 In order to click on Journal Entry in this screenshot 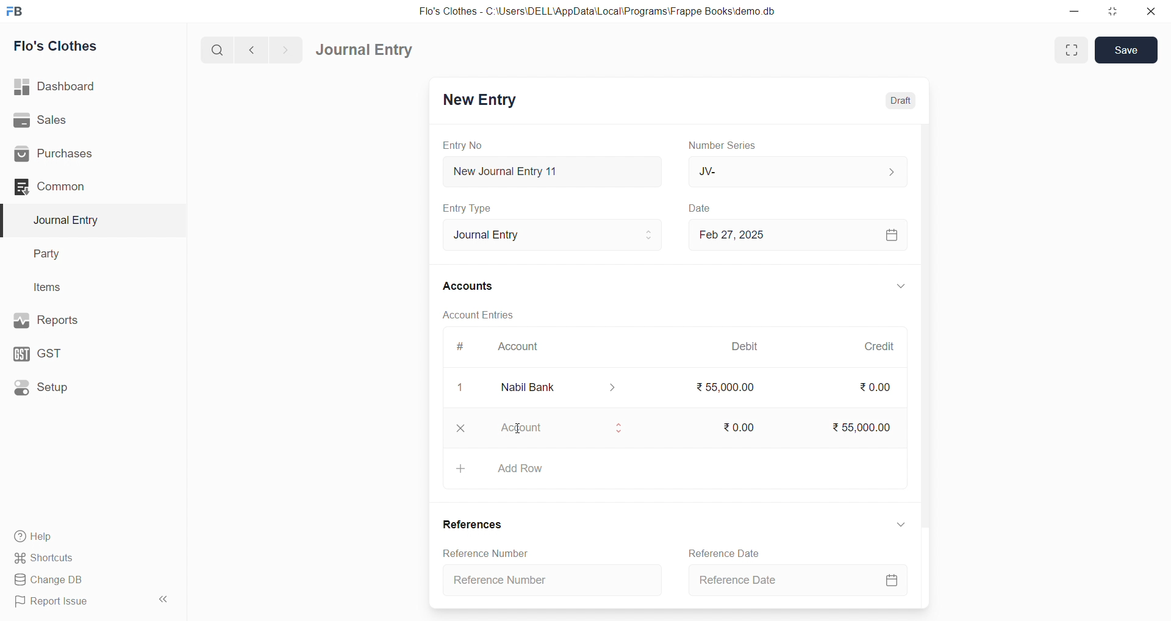, I will do `click(554, 235)`.